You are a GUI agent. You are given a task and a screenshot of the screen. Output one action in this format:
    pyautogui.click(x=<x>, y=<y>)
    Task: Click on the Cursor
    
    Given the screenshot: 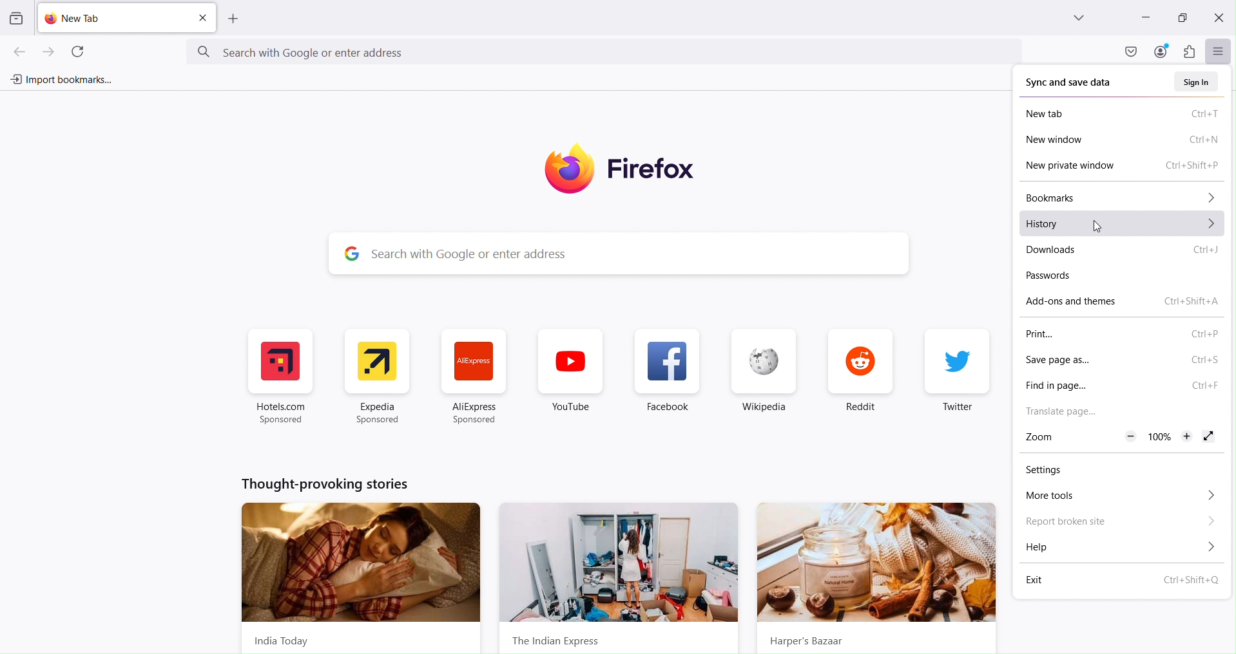 What is the action you would take?
    pyautogui.click(x=1095, y=225)
    